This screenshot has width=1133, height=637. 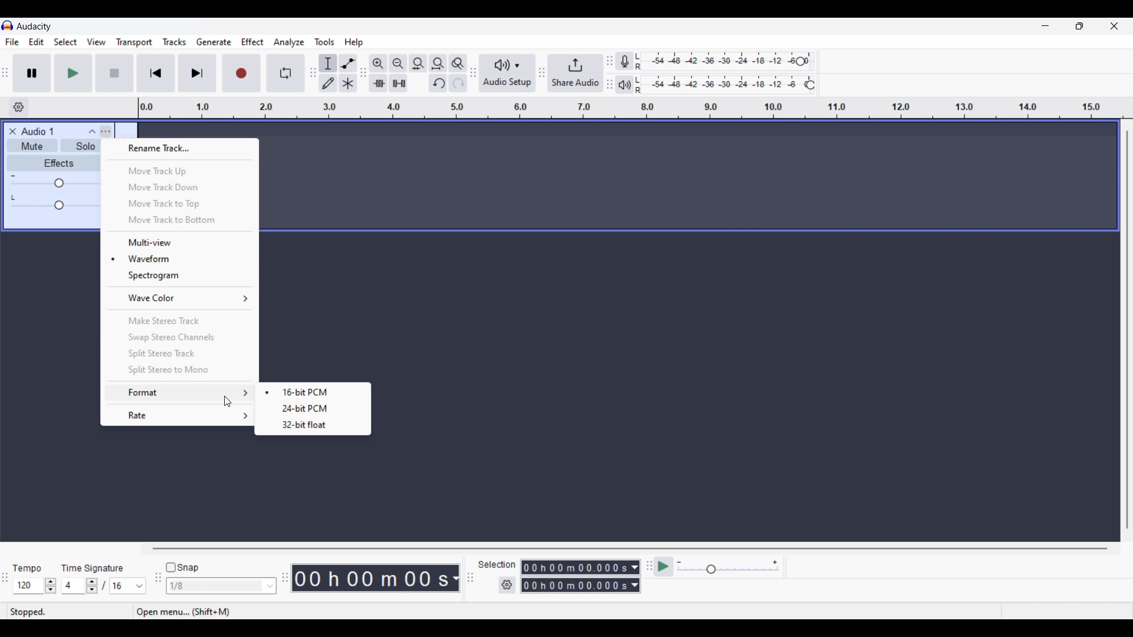 I want to click on Status of recording, so click(x=69, y=612).